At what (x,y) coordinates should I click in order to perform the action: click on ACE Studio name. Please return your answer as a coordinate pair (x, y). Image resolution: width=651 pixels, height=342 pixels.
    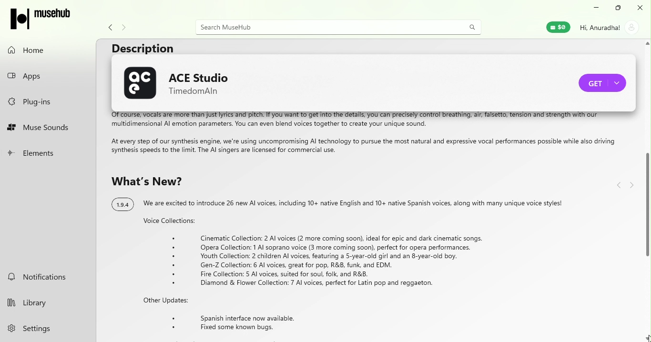
    Looking at the image, I should click on (203, 81).